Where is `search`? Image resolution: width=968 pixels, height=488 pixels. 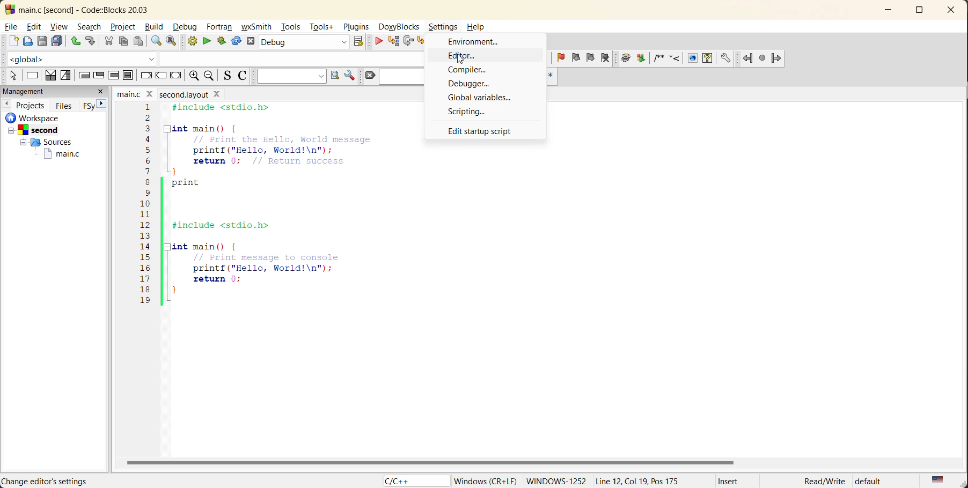 search is located at coordinates (401, 76).